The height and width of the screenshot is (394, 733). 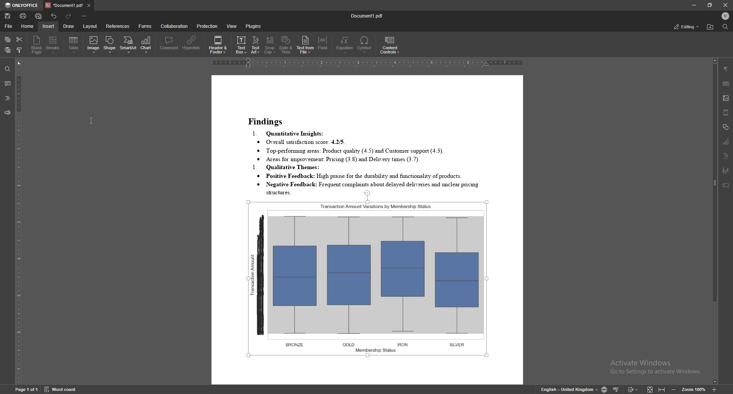 I want to click on hyperlink, so click(x=191, y=44).